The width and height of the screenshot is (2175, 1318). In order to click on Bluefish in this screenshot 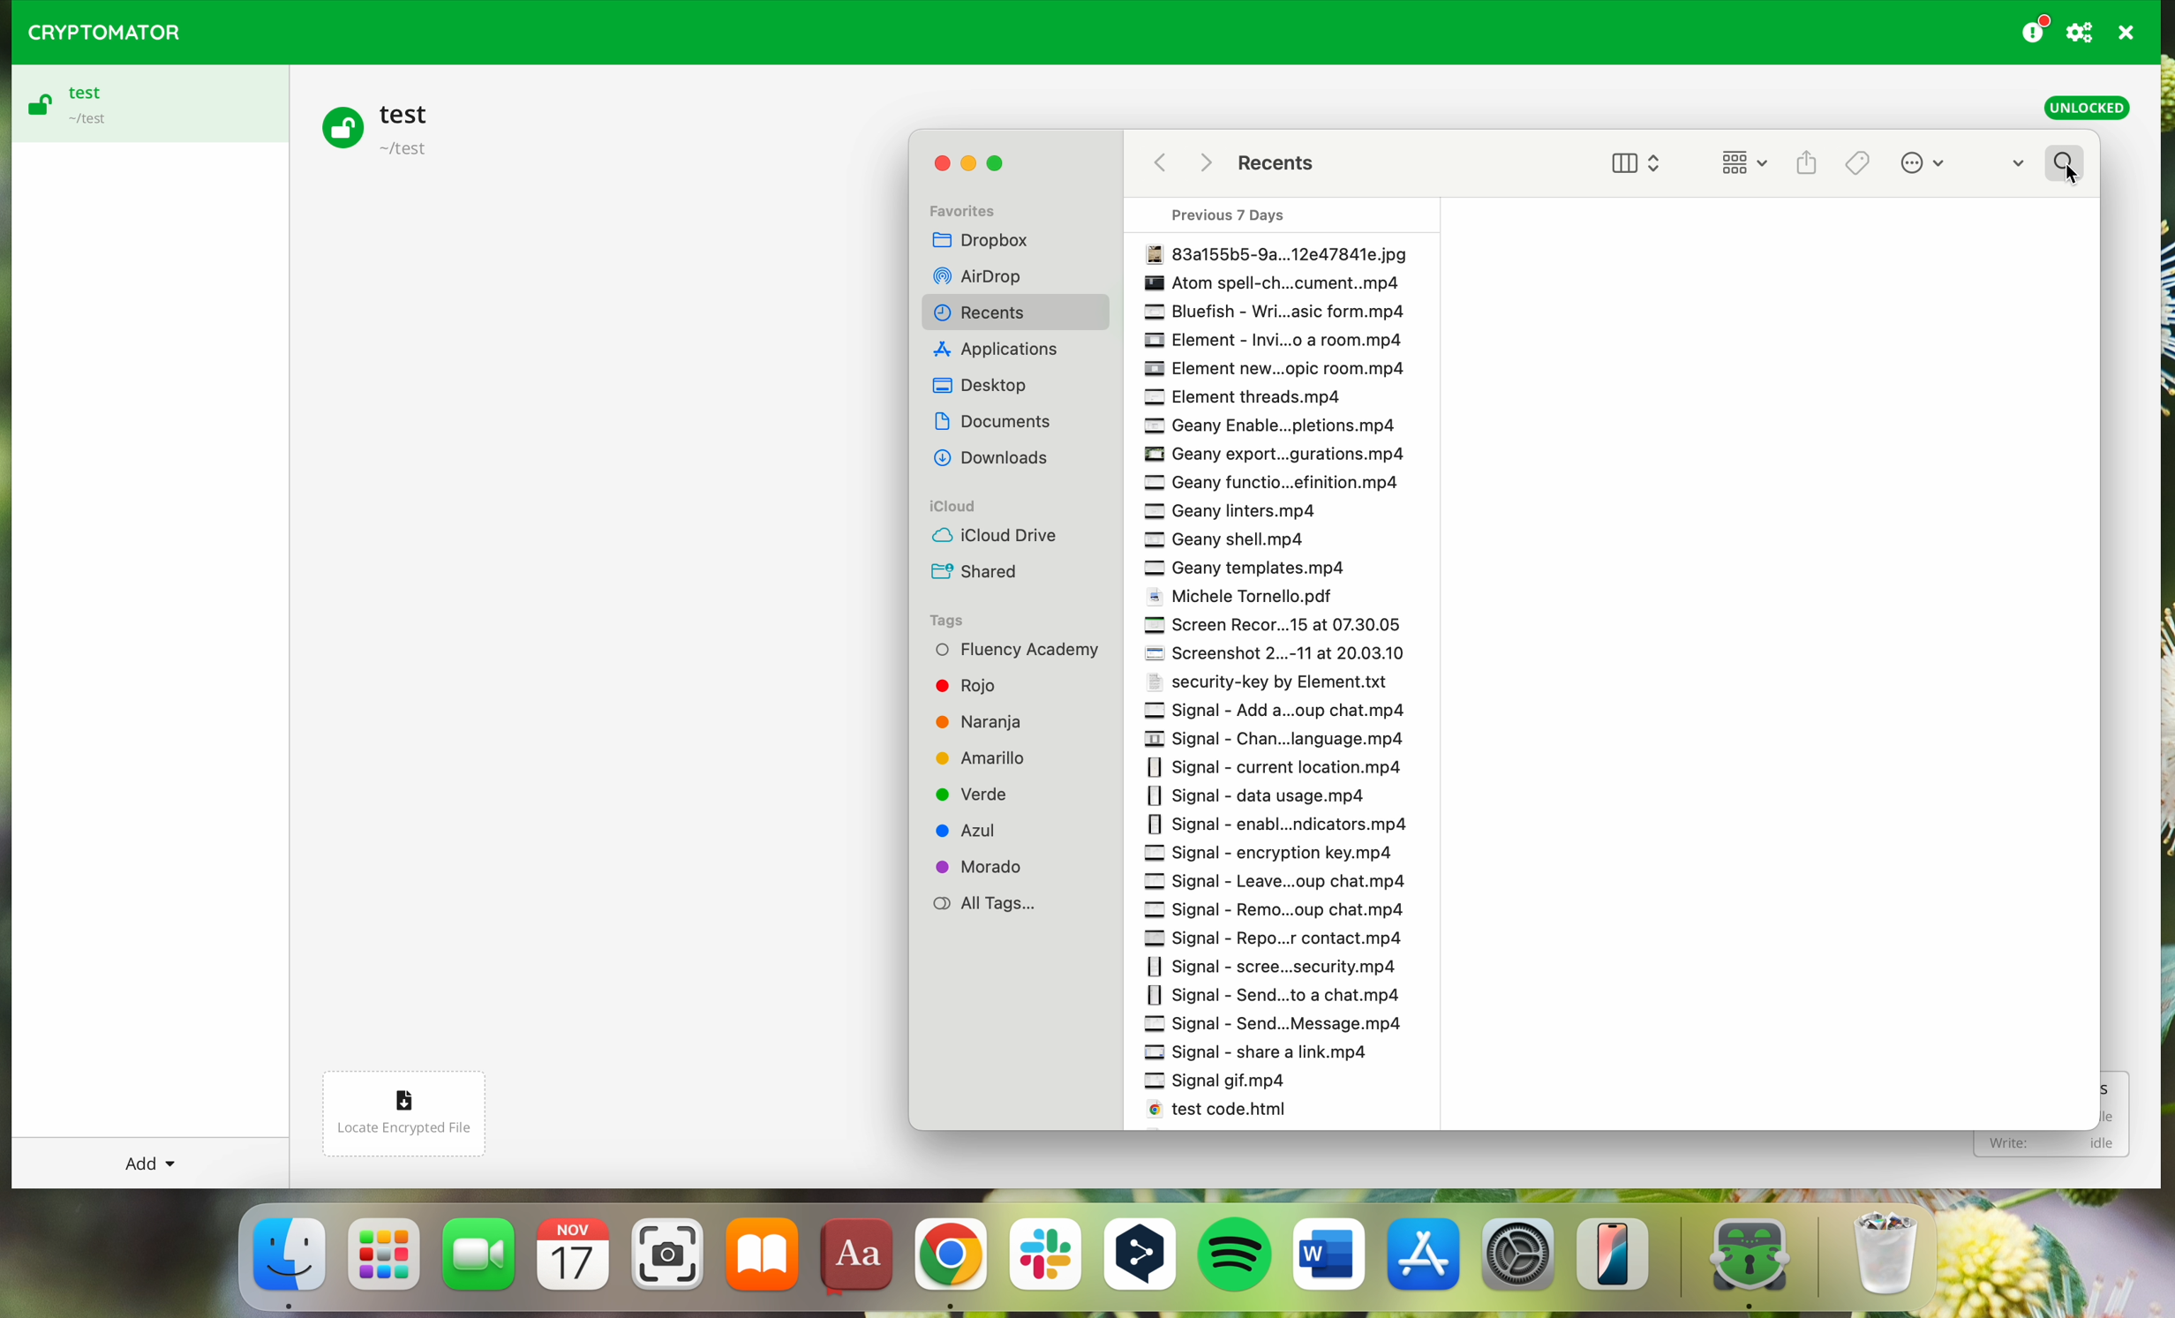, I will do `click(1265, 311)`.